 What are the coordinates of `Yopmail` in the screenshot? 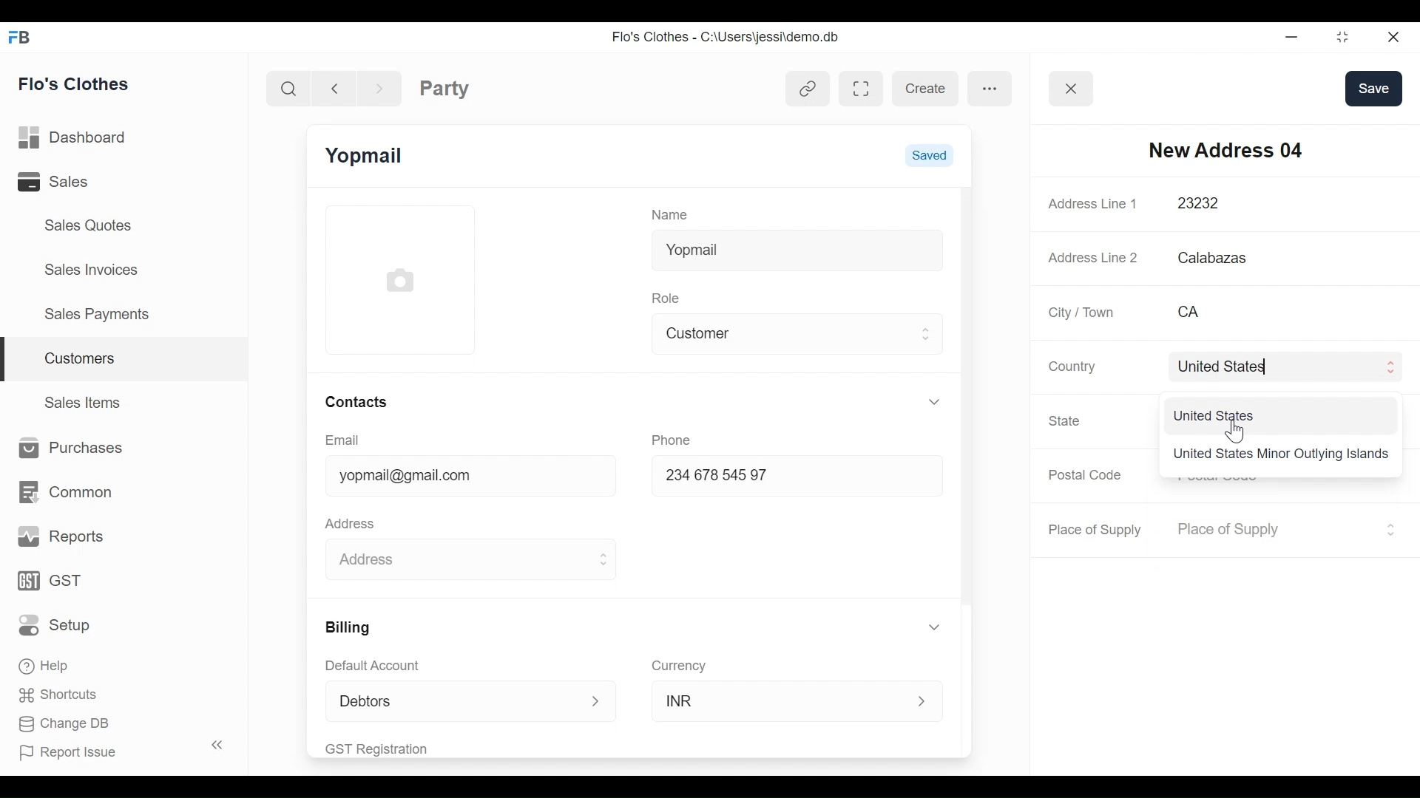 It's located at (366, 156).